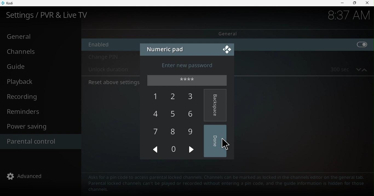 Image resolution: width=374 pixels, height=196 pixels. Describe the element at coordinates (307, 45) in the screenshot. I see `enable` at that location.